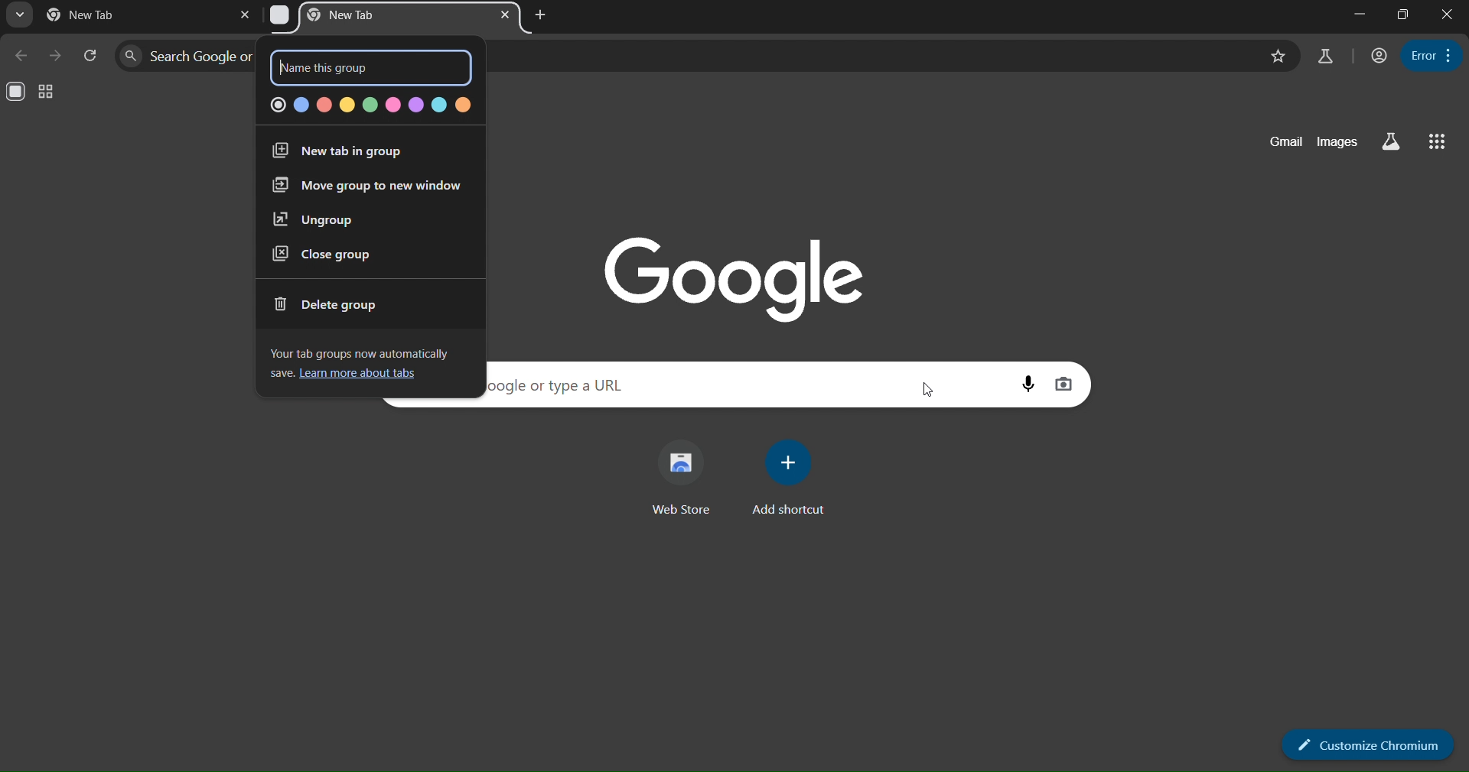 The height and width of the screenshot is (772, 1469). What do you see at coordinates (1395, 141) in the screenshot?
I see `search labs` at bounding box center [1395, 141].